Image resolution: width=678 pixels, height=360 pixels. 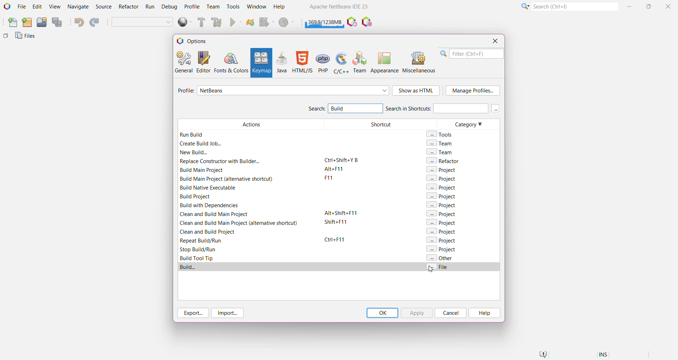 What do you see at coordinates (495, 41) in the screenshot?
I see `Close` at bounding box center [495, 41].